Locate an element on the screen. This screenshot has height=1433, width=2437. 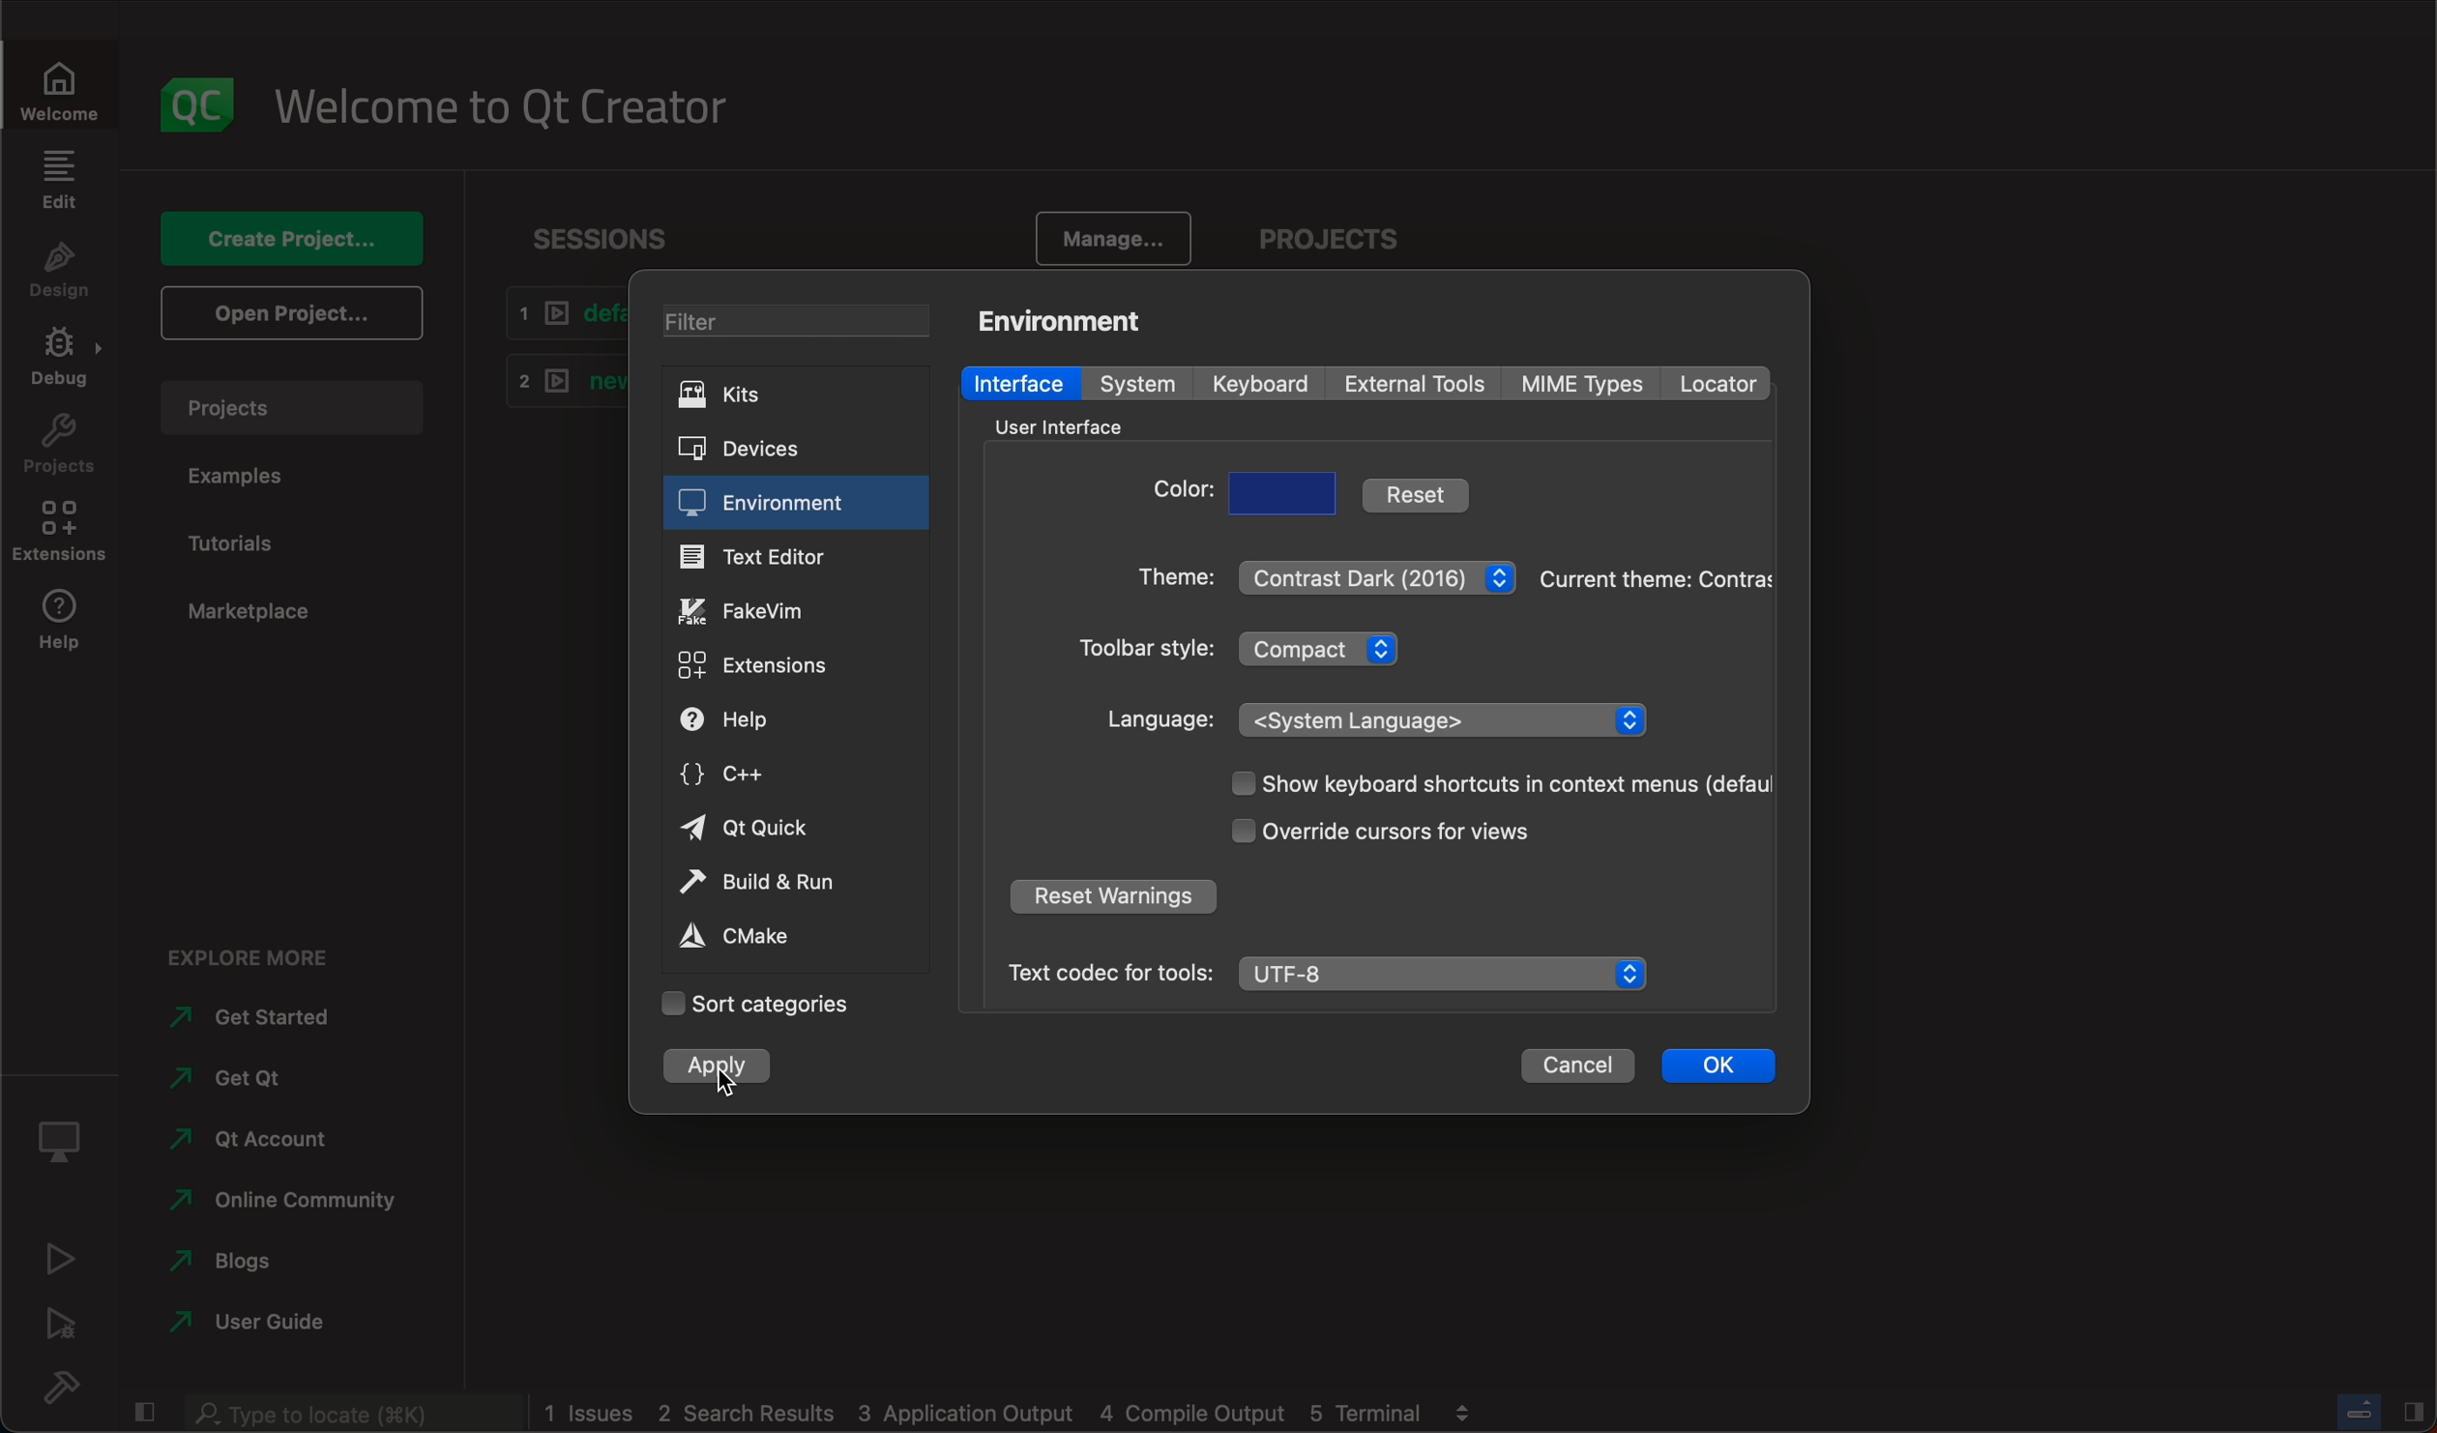
extensions is located at coordinates (65, 538).